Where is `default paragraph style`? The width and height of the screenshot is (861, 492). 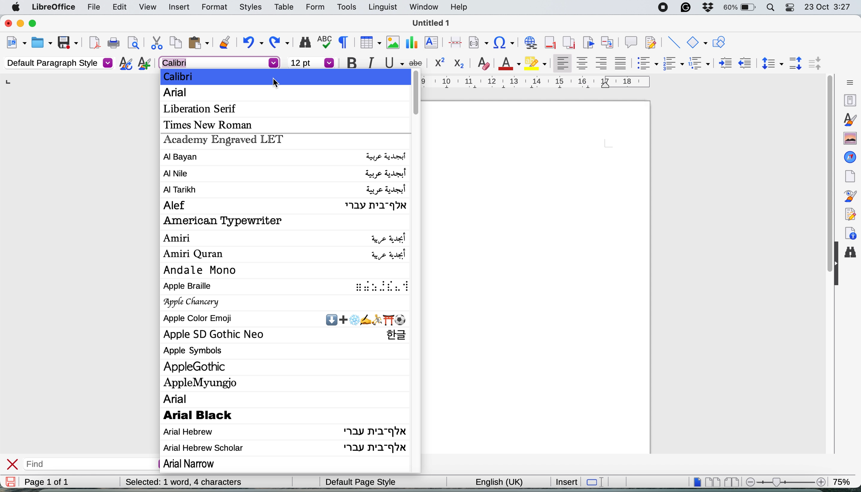
default paragraph style is located at coordinates (57, 64).